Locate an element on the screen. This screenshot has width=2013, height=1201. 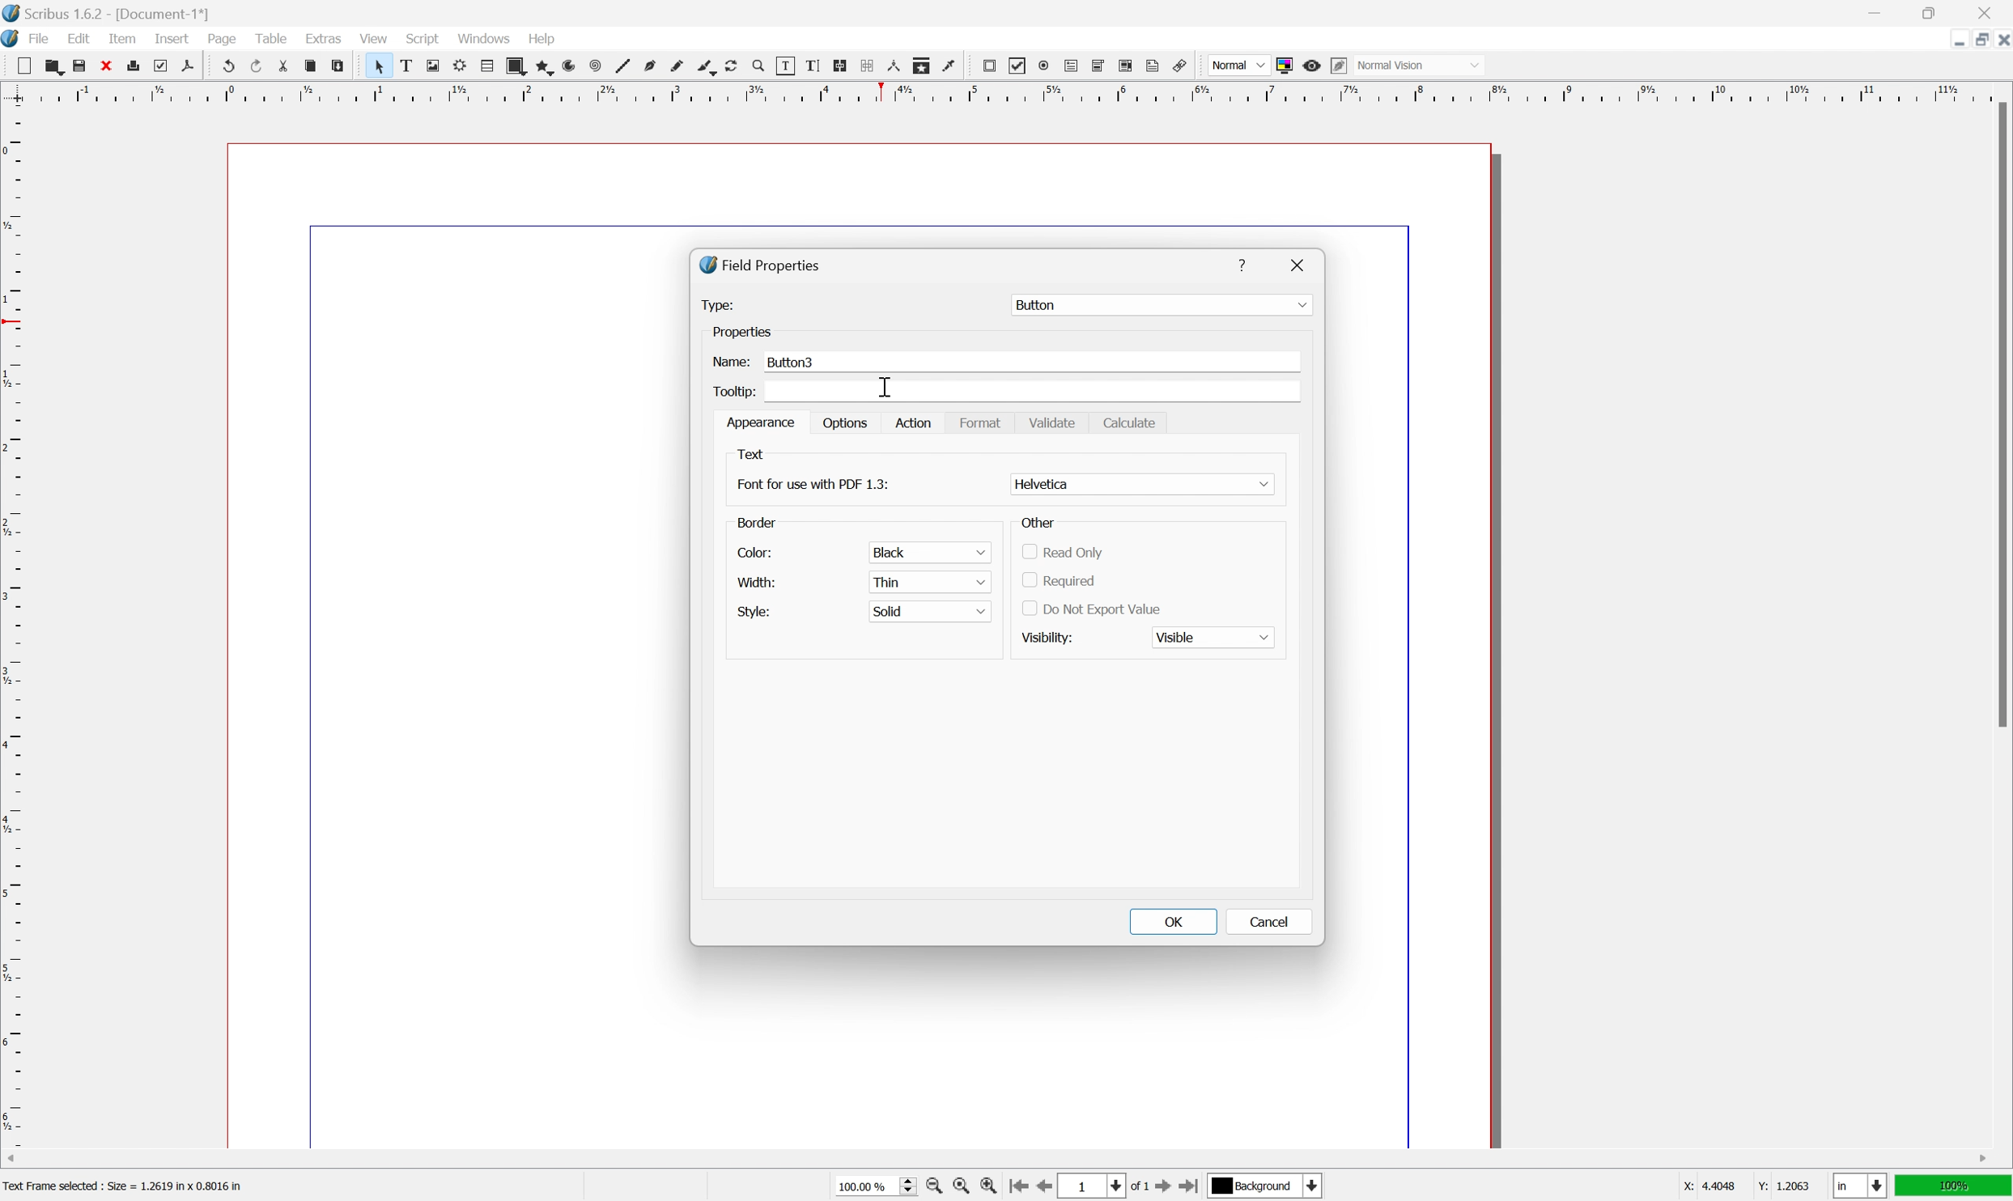
close is located at coordinates (2000, 40).